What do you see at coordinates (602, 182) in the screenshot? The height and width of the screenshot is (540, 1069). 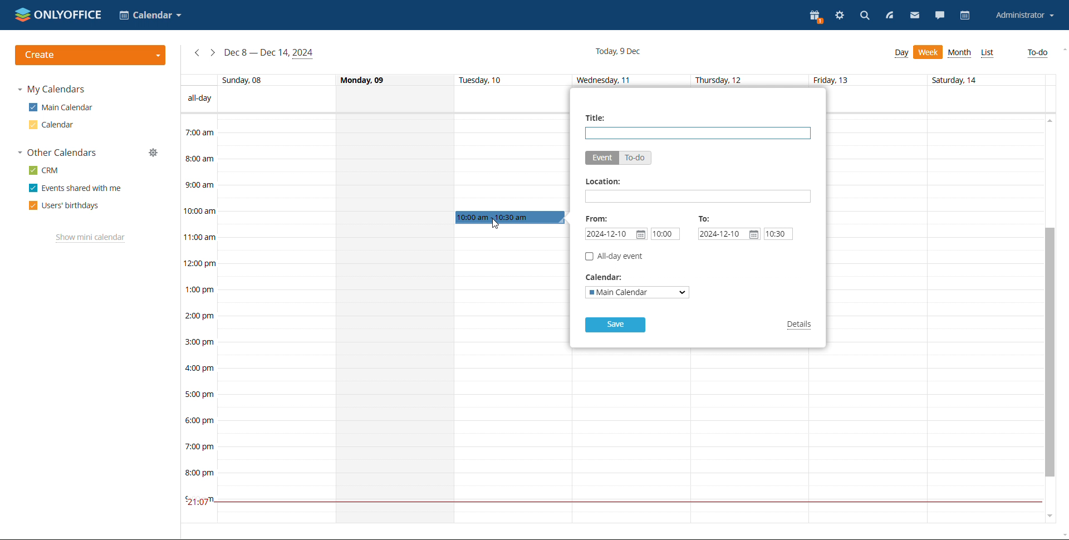 I see `Location:` at bounding box center [602, 182].